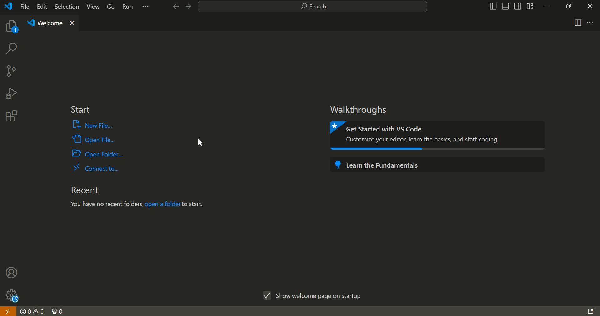  What do you see at coordinates (8, 311) in the screenshot?
I see `open a remote window` at bounding box center [8, 311].